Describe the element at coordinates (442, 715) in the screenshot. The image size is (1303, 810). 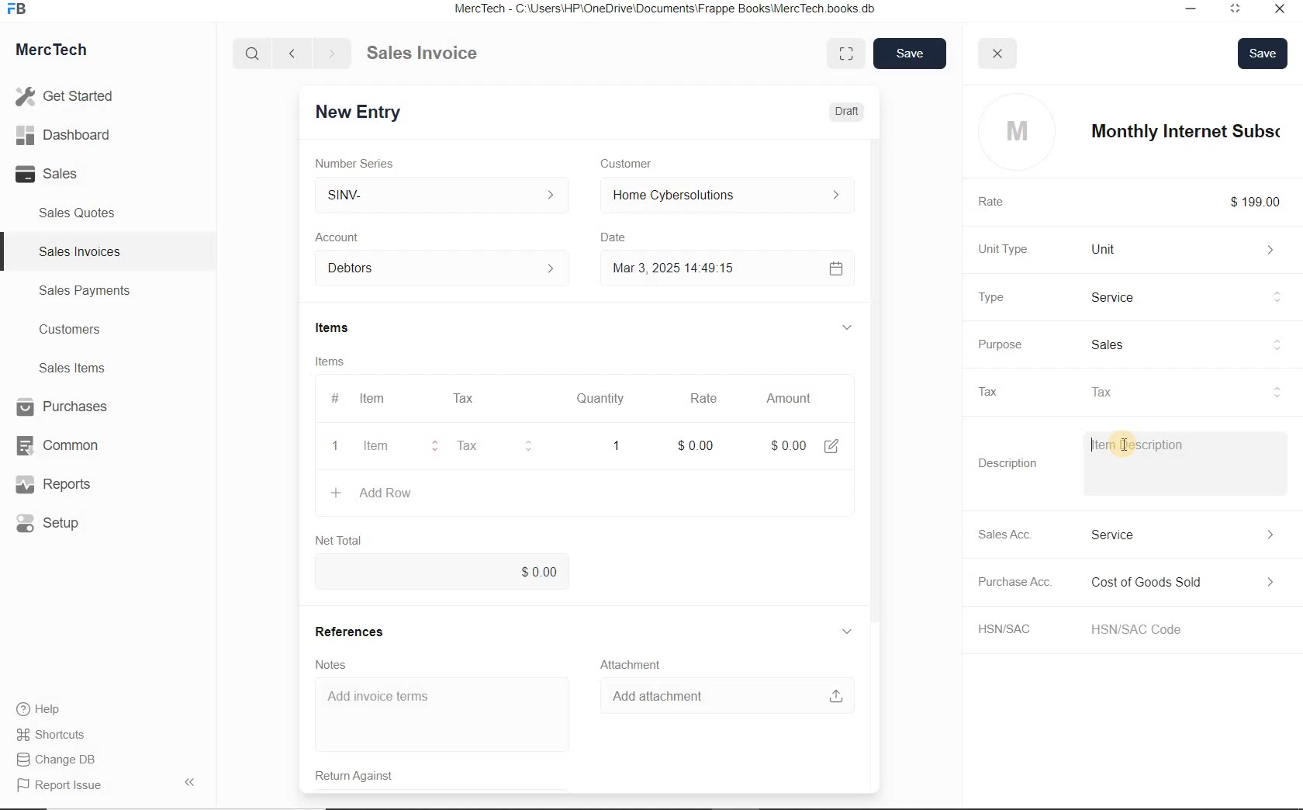
I see `Add invoice terms` at that location.